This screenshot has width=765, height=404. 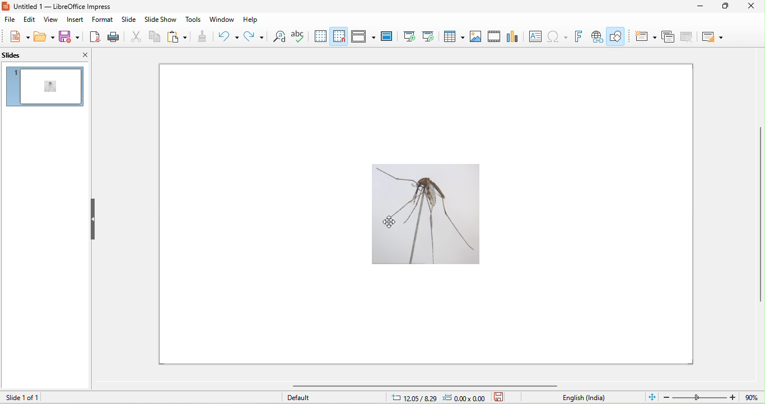 What do you see at coordinates (338, 36) in the screenshot?
I see `snap to grid` at bounding box center [338, 36].